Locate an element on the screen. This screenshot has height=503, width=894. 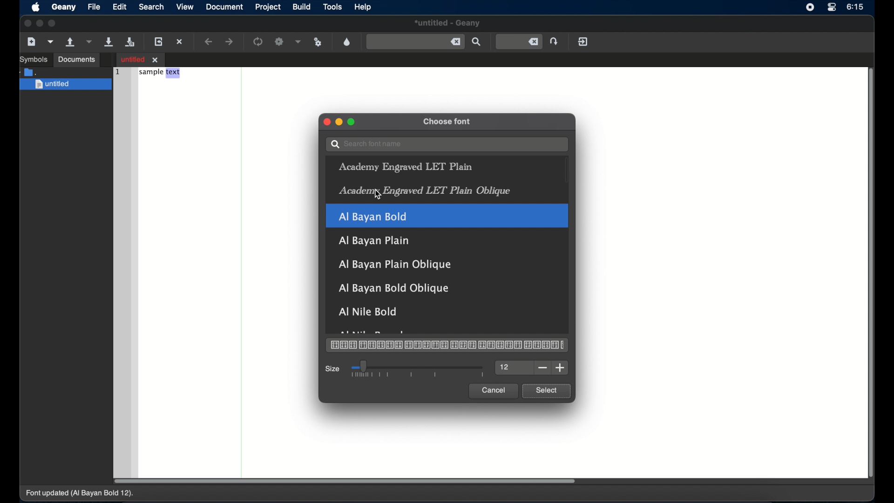
navigate forward a location is located at coordinates (230, 41).